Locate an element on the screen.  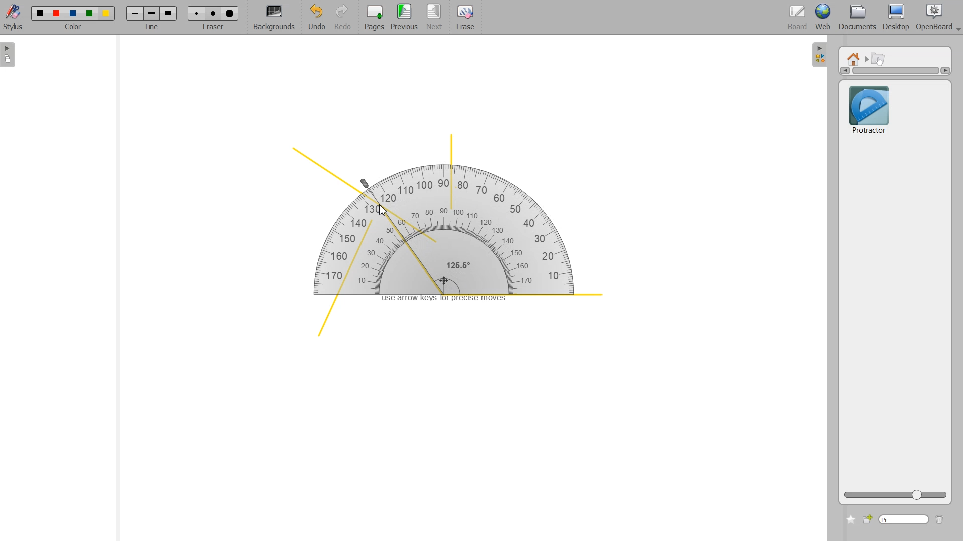
Board is located at coordinates (798, 18).